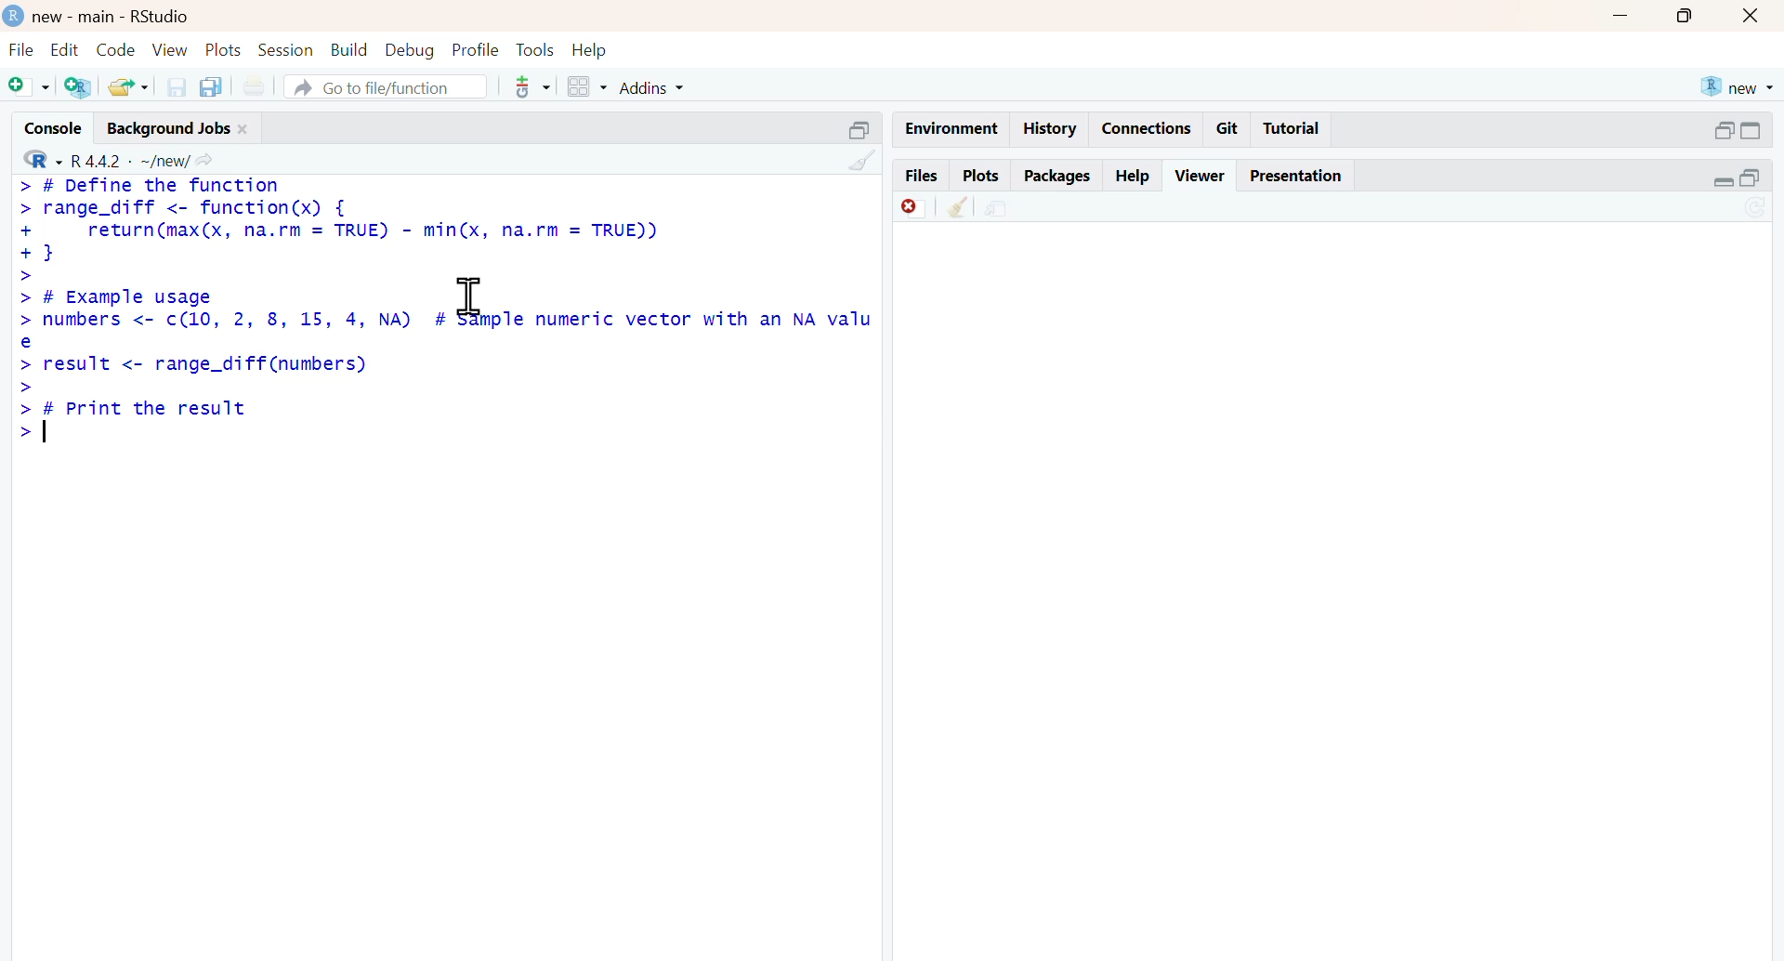 This screenshot has width=1784, height=961. I want to click on add file as, so click(31, 87).